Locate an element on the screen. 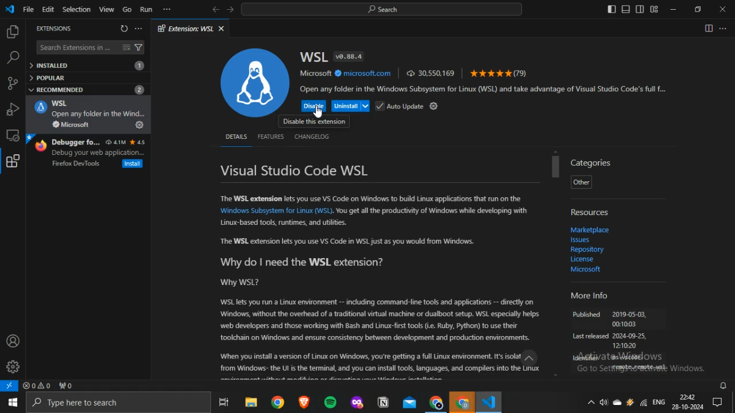 This screenshot has width=735, height=413. customize layout is located at coordinates (654, 9).